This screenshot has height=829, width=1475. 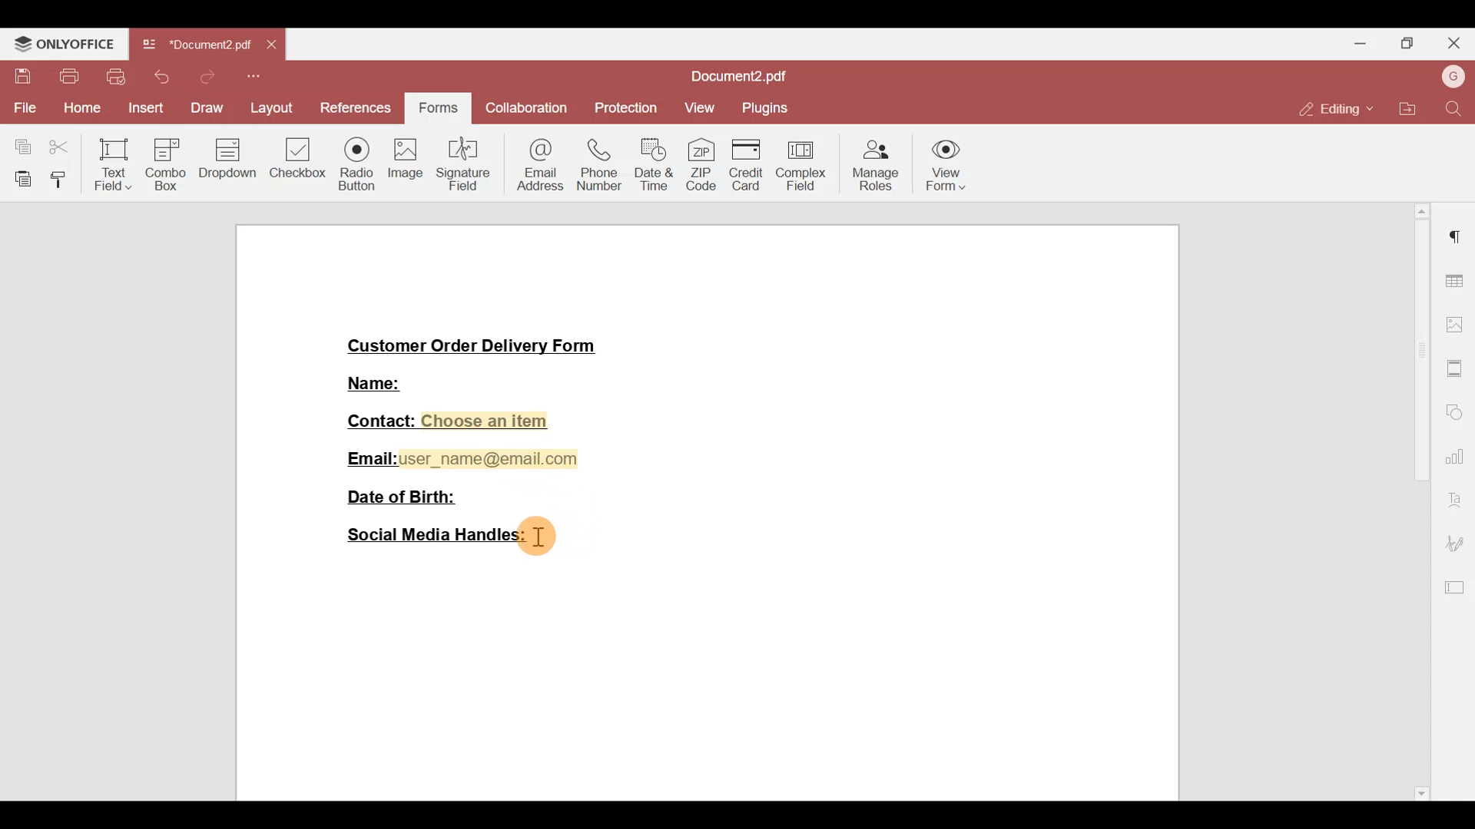 What do you see at coordinates (746, 77) in the screenshot?
I see `Document2.pdf` at bounding box center [746, 77].